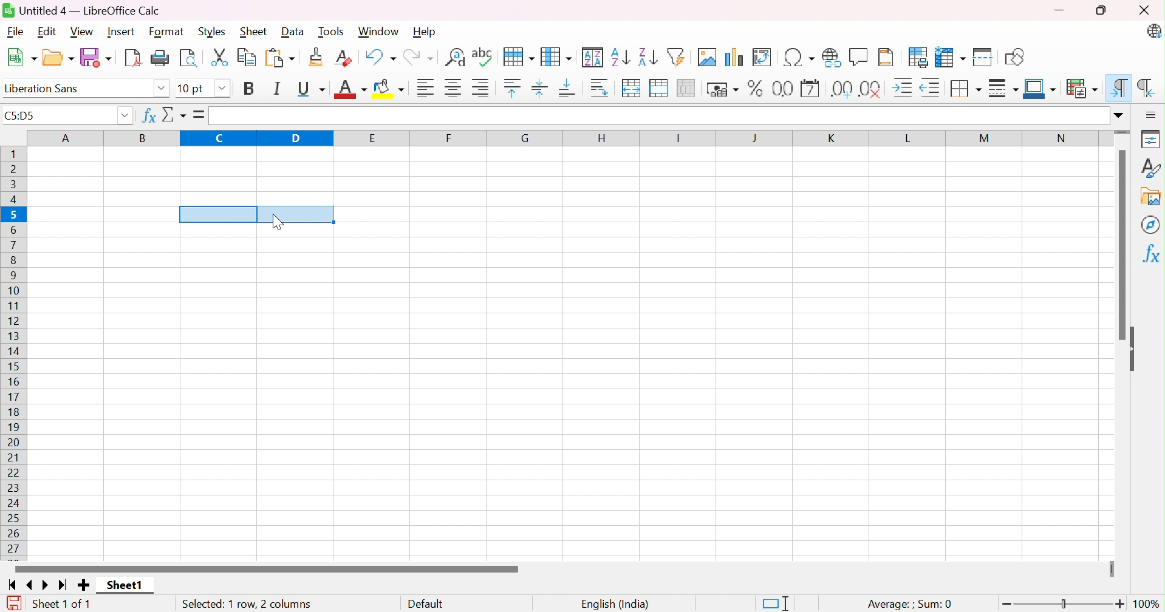 The width and height of the screenshot is (1165, 612). I want to click on Merge and center or unmerge cells depending on the current toggle status., so click(632, 88).